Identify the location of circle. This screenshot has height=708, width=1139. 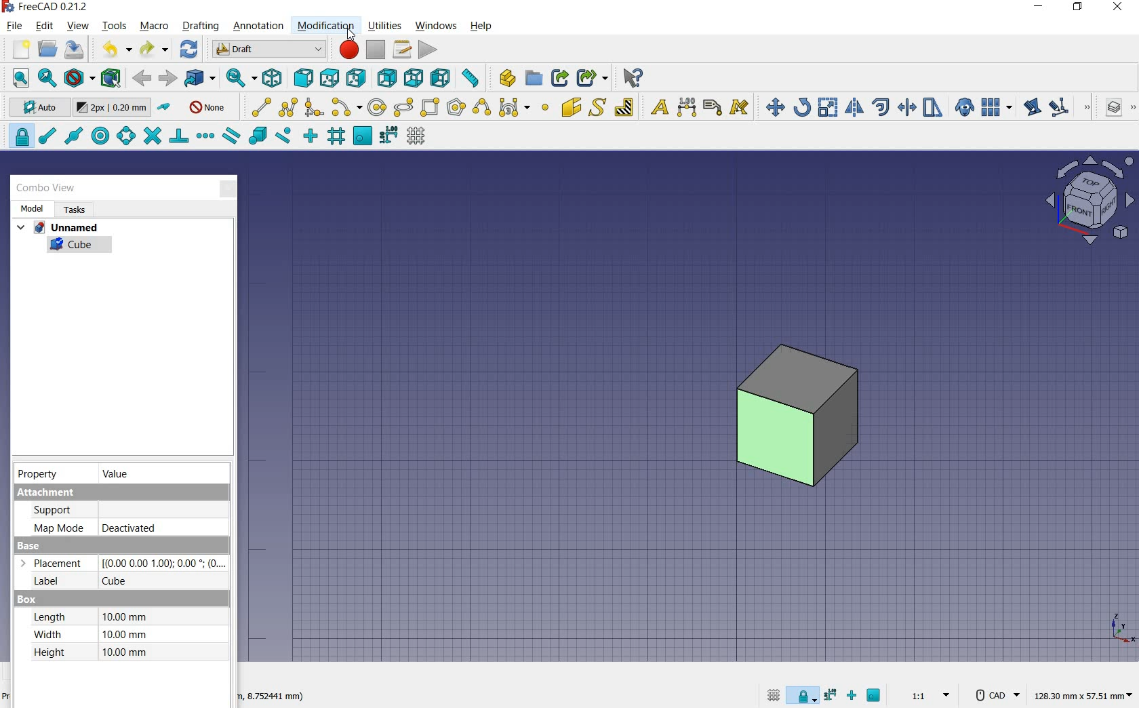
(378, 106).